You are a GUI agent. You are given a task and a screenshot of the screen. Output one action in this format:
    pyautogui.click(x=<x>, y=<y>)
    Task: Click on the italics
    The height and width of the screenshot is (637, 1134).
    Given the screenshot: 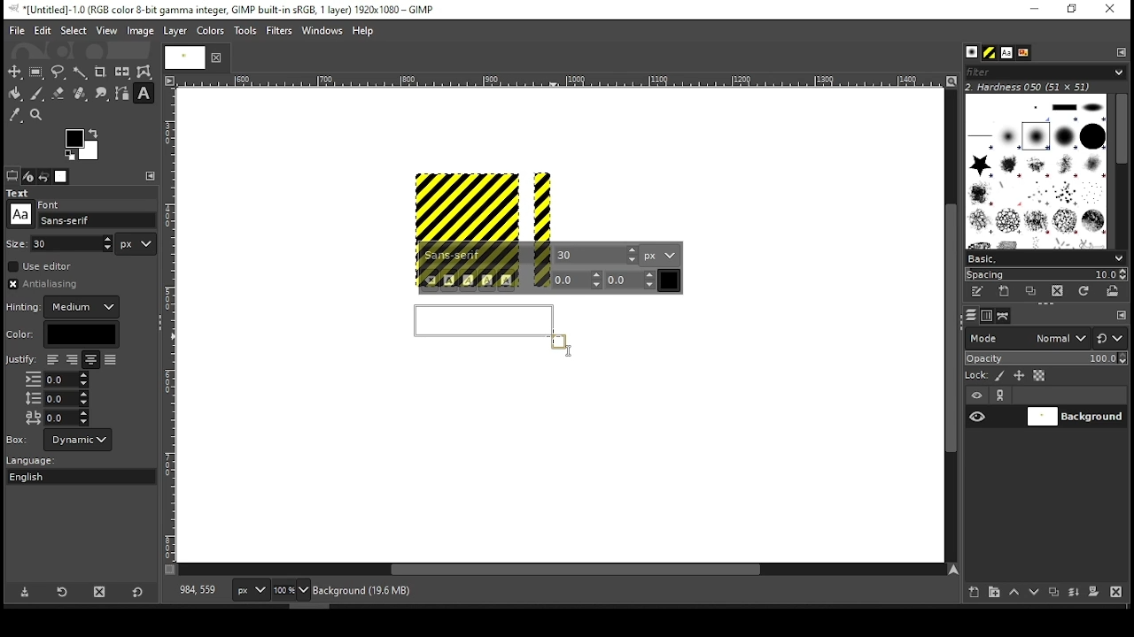 What is the action you would take?
    pyautogui.click(x=468, y=280)
    